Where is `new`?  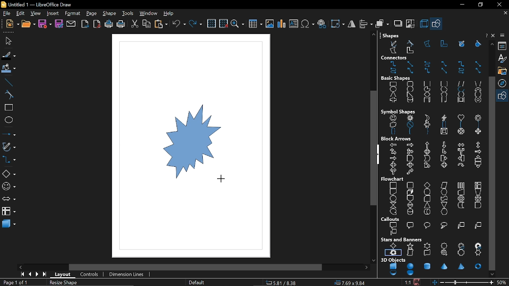
new is located at coordinates (12, 24).